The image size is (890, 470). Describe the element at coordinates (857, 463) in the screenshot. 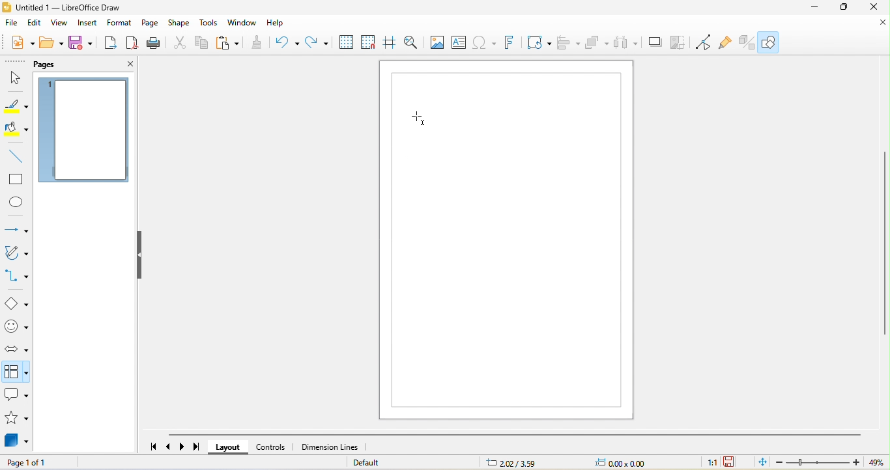

I see `Zoom in ` at that location.